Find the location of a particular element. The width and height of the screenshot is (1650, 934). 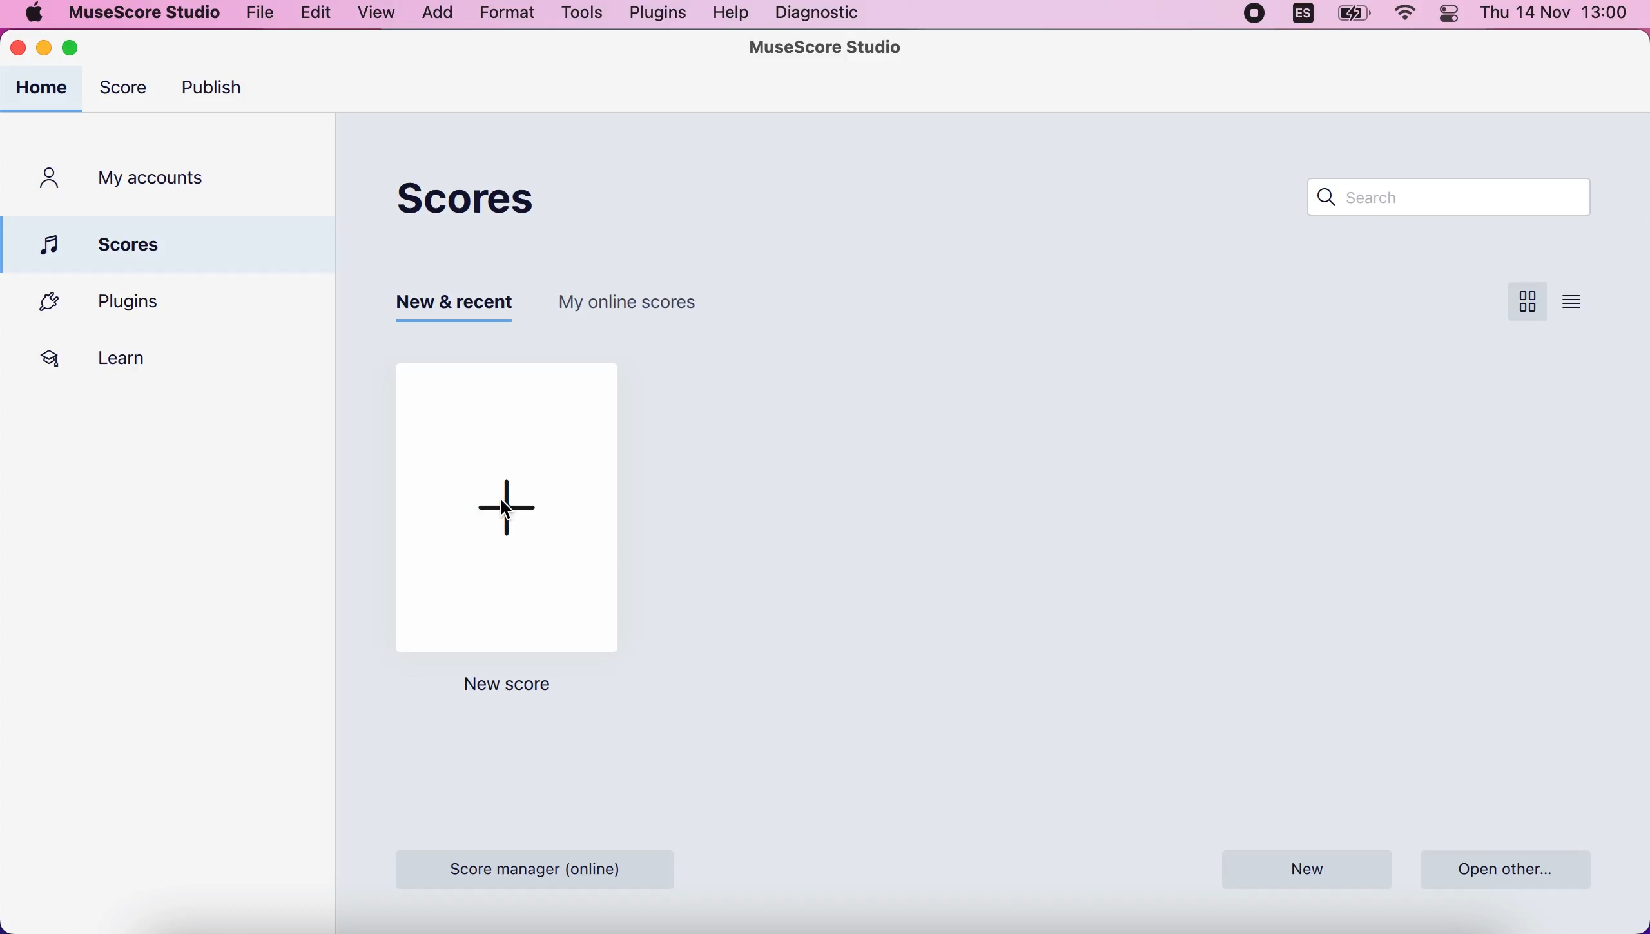

new score is located at coordinates (509, 500).